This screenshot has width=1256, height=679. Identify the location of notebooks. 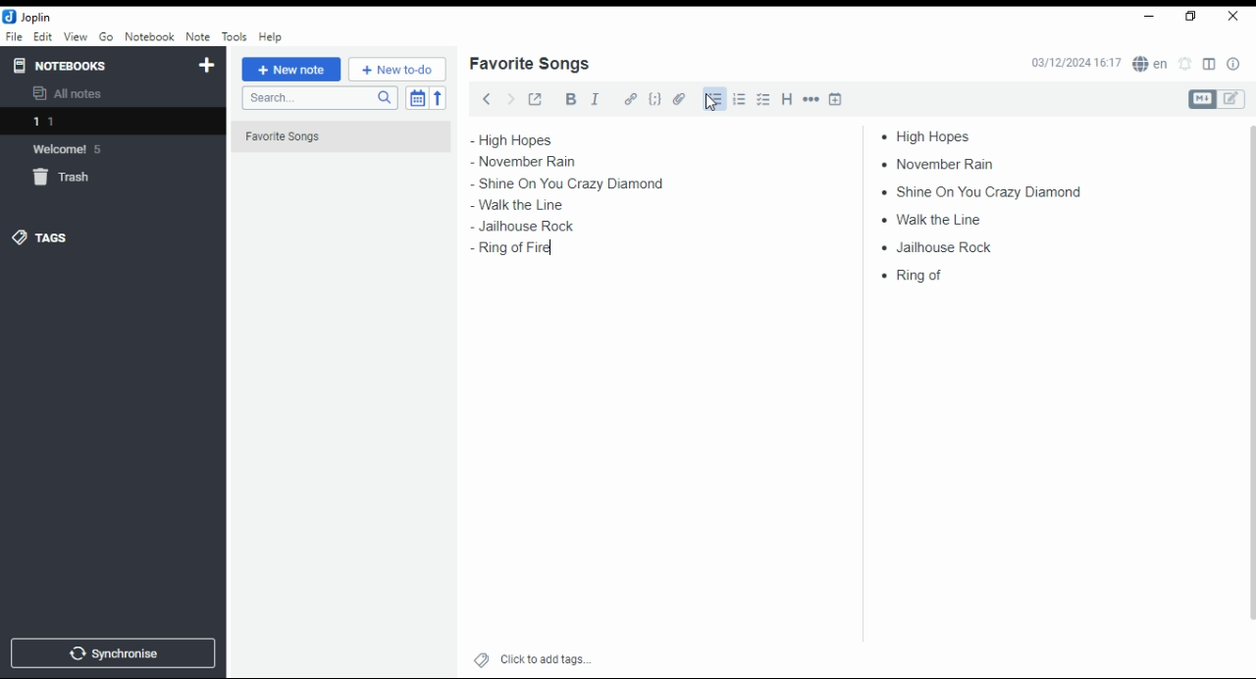
(95, 65).